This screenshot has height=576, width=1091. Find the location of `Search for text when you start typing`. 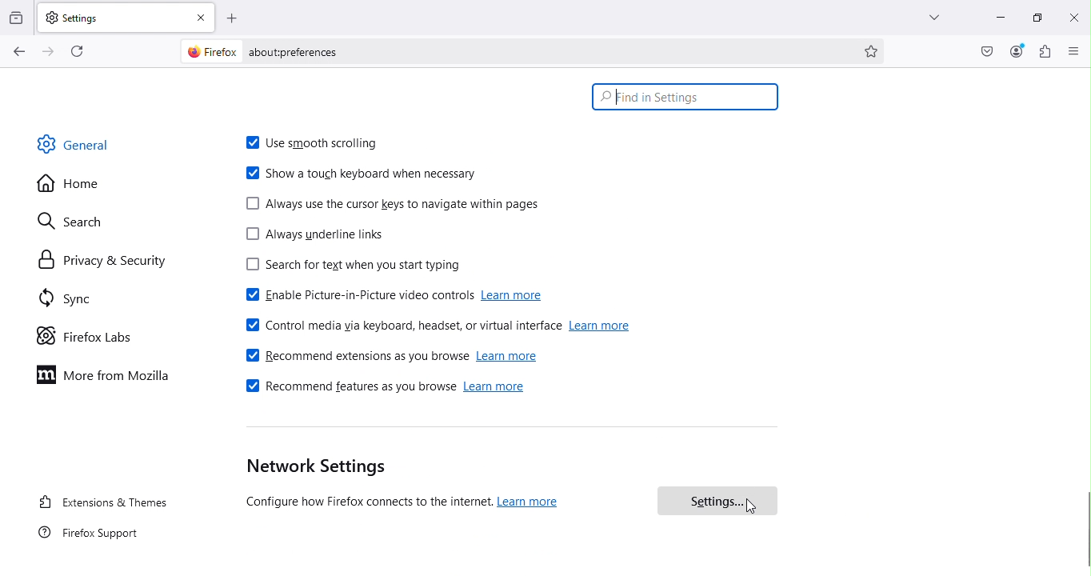

Search for text when you start typing is located at coordinates (348, 267).